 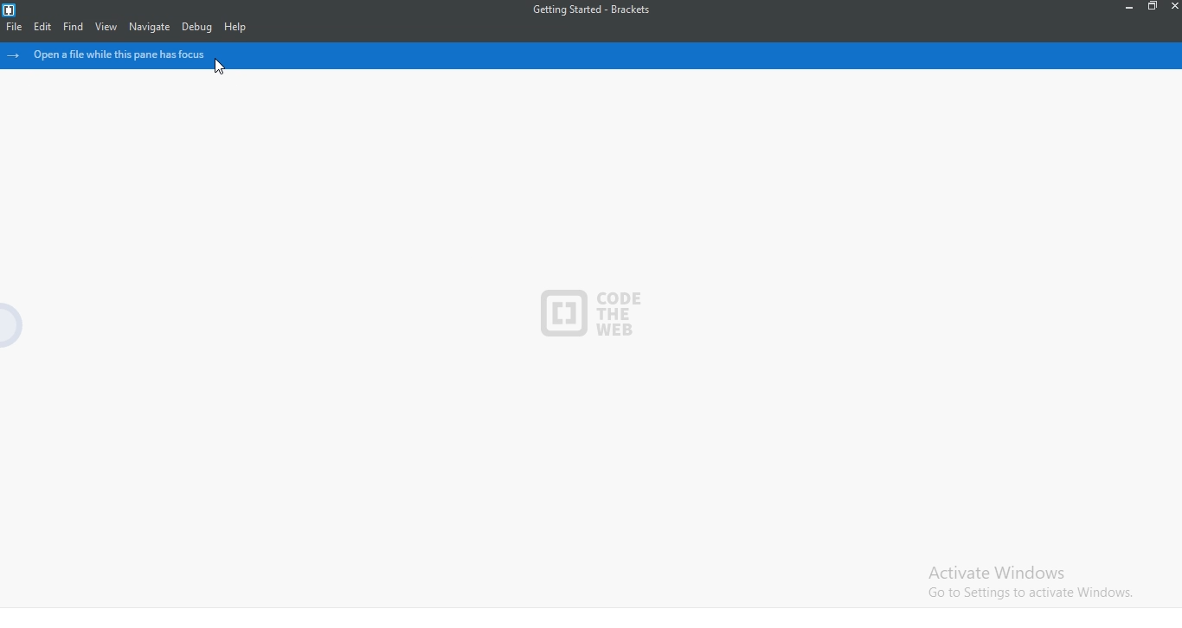 I want to click on Edit, so click(x=42, y=28).